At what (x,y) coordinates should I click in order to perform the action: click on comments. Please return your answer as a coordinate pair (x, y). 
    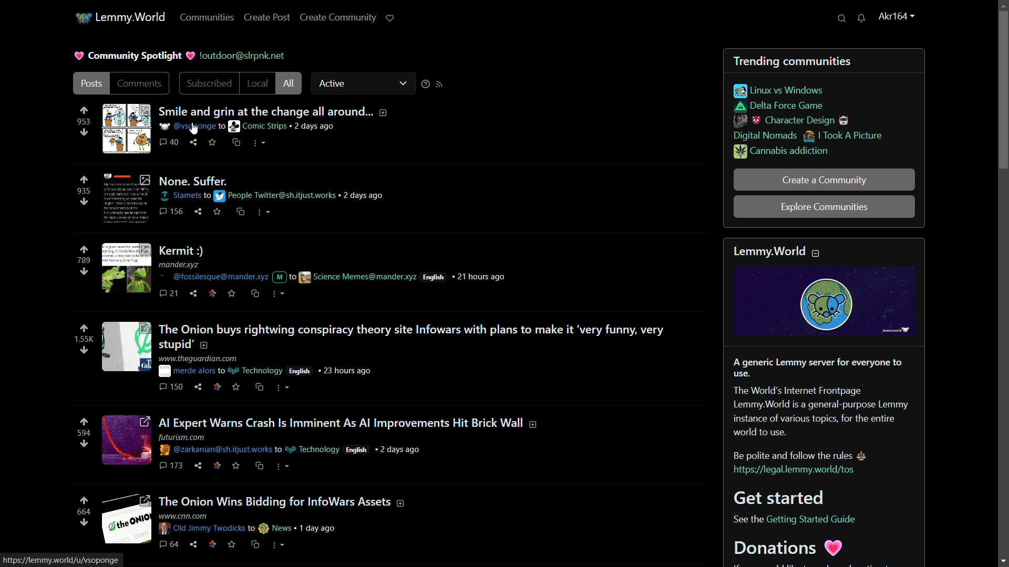
    Looking at the image, I should click on (171, 466).